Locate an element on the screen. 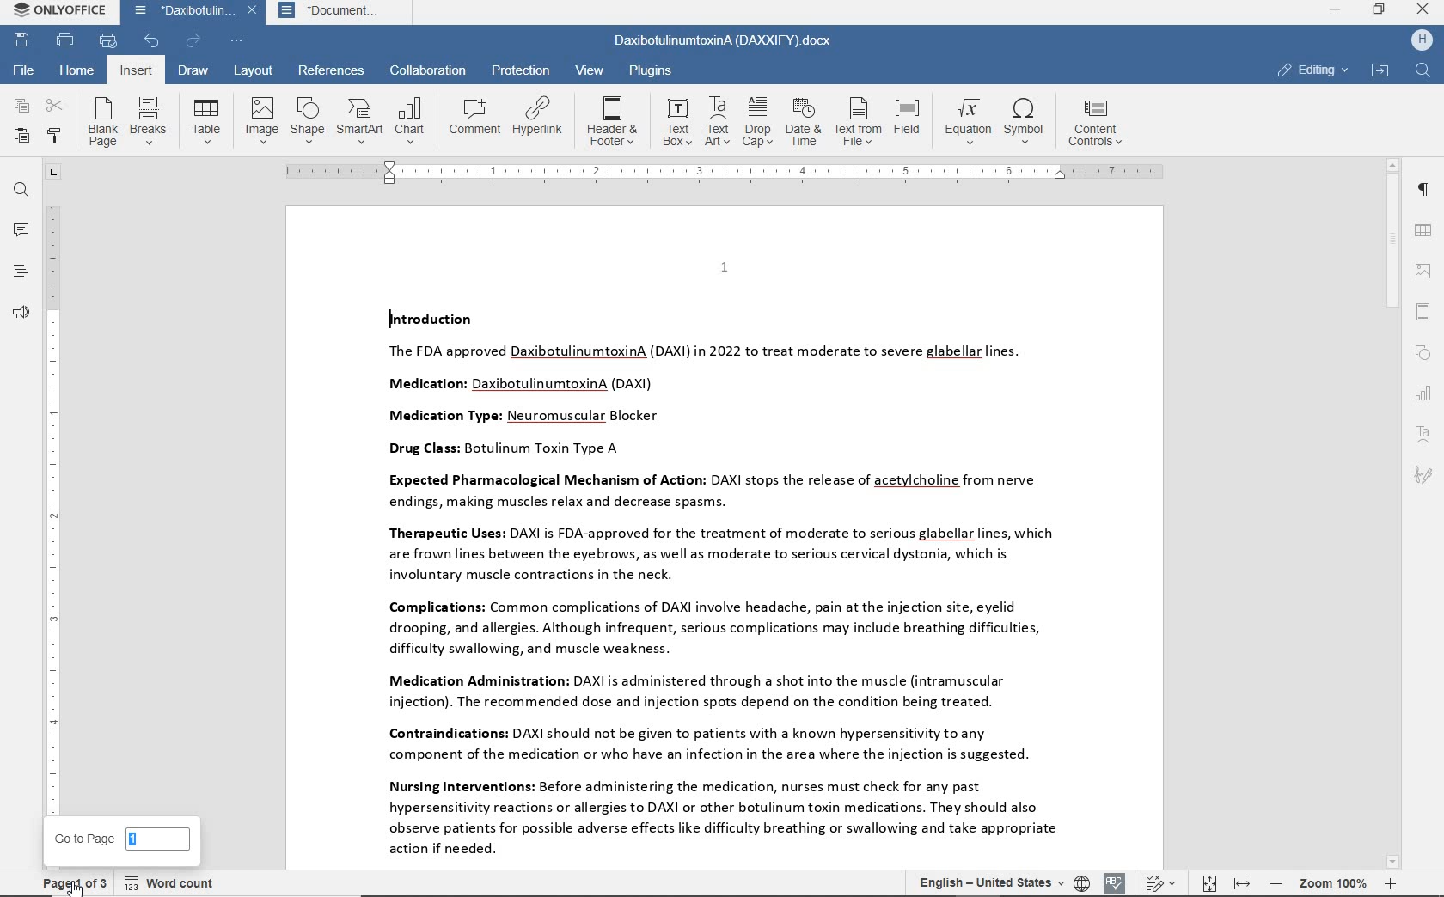  Go to Page is located at coordinates (121, 837).